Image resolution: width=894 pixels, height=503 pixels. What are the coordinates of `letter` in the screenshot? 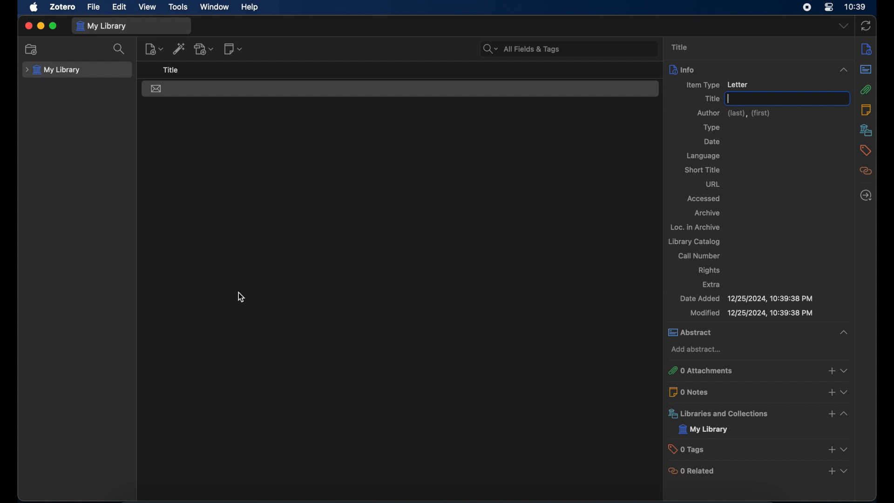 It's located at (157, 89).